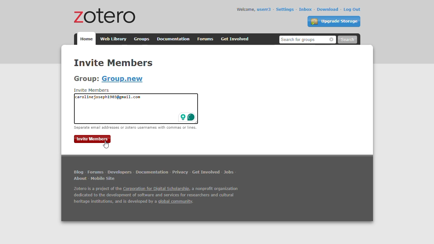 The width and height of the screenshot is (434, 244). I want to click on privacy, so click(180, 172).